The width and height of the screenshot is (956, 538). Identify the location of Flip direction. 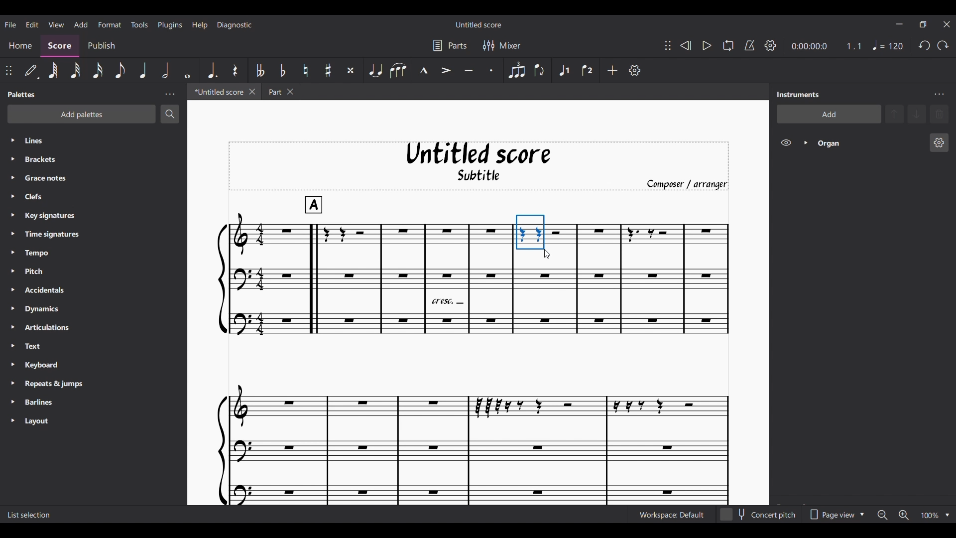
(539, 71).